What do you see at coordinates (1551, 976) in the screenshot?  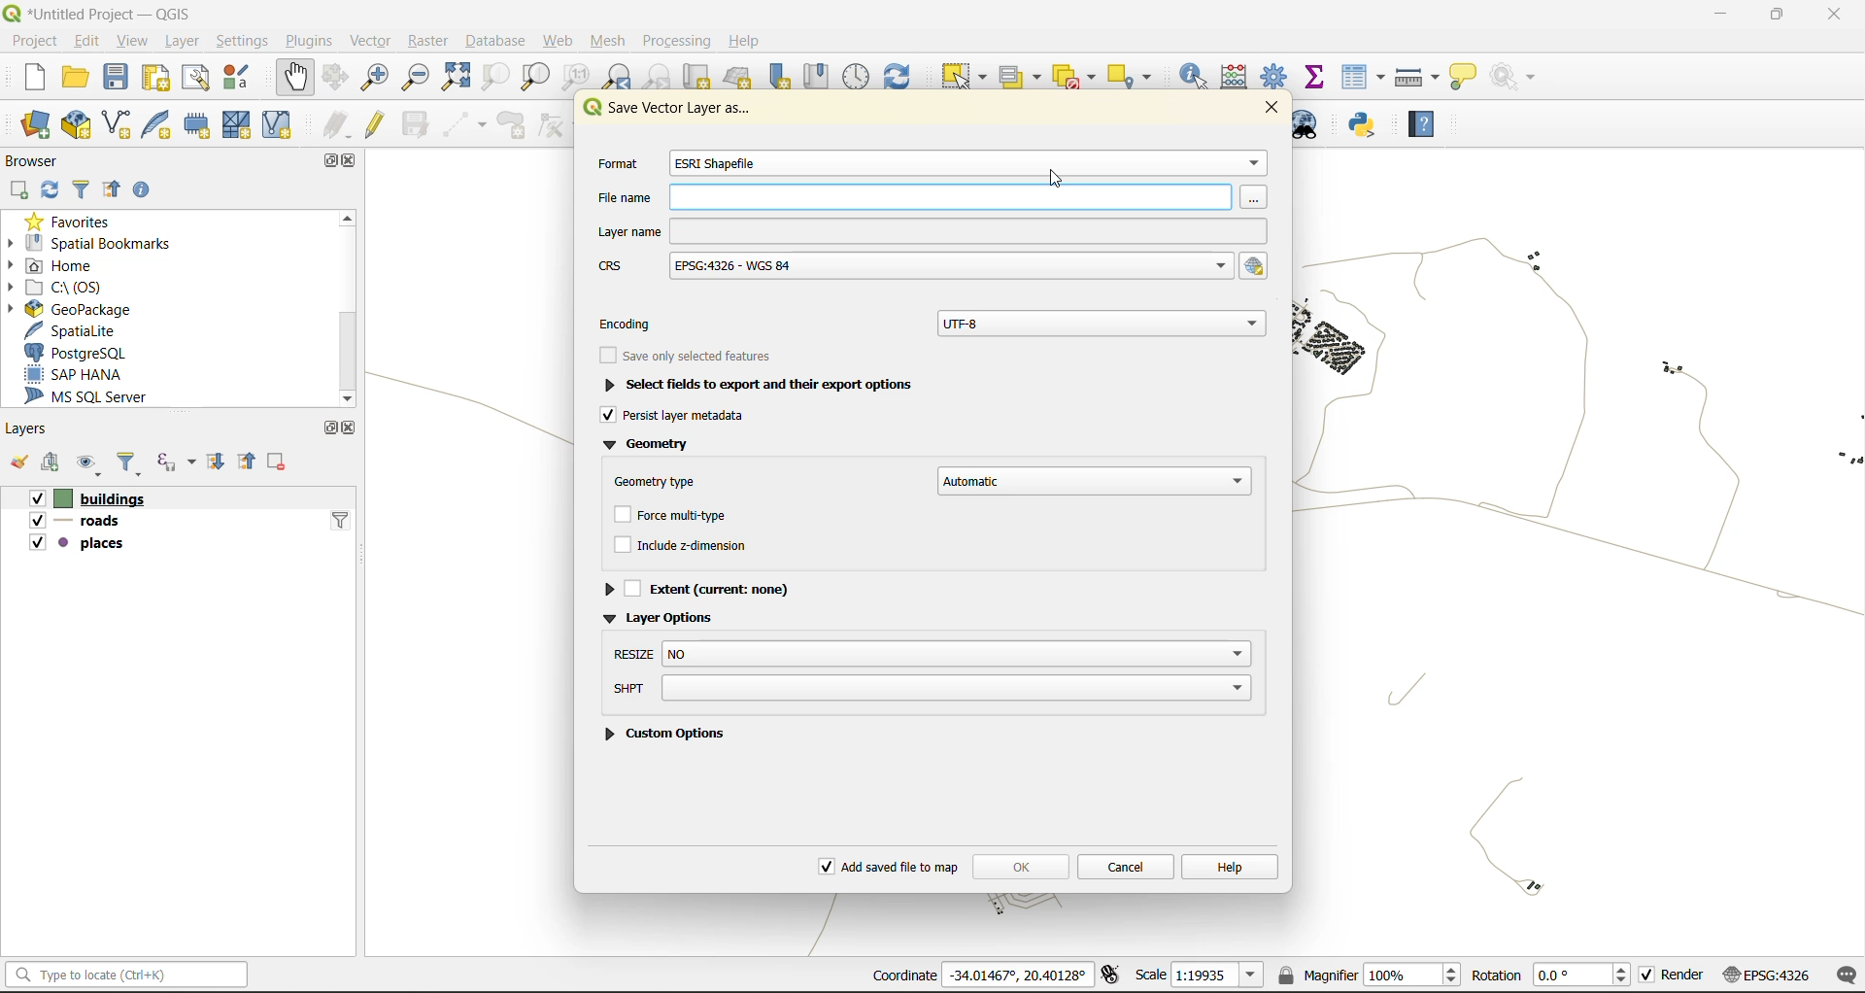 I see `rotation` at bounding box center [1551, 976].